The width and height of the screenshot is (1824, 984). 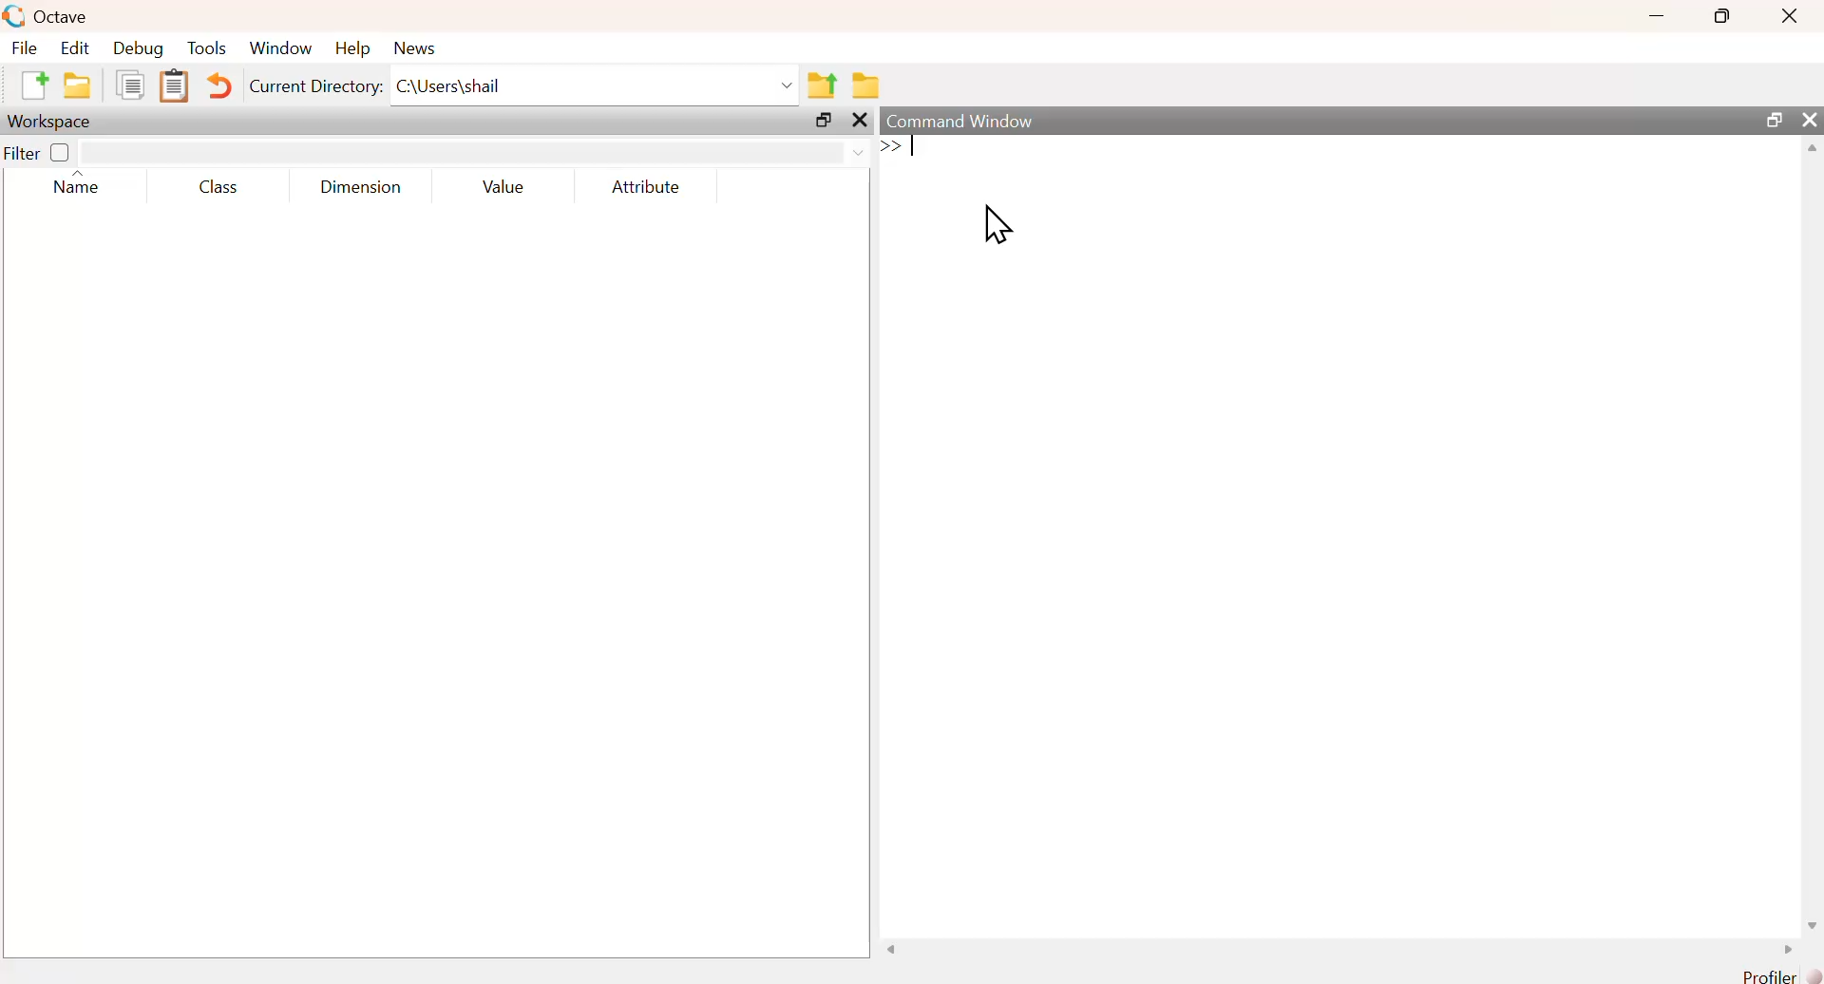 What do you see at coordinates (449, 85) in the screenshot?
I see `C:\Users\shail` at bounding box center [449, 85].